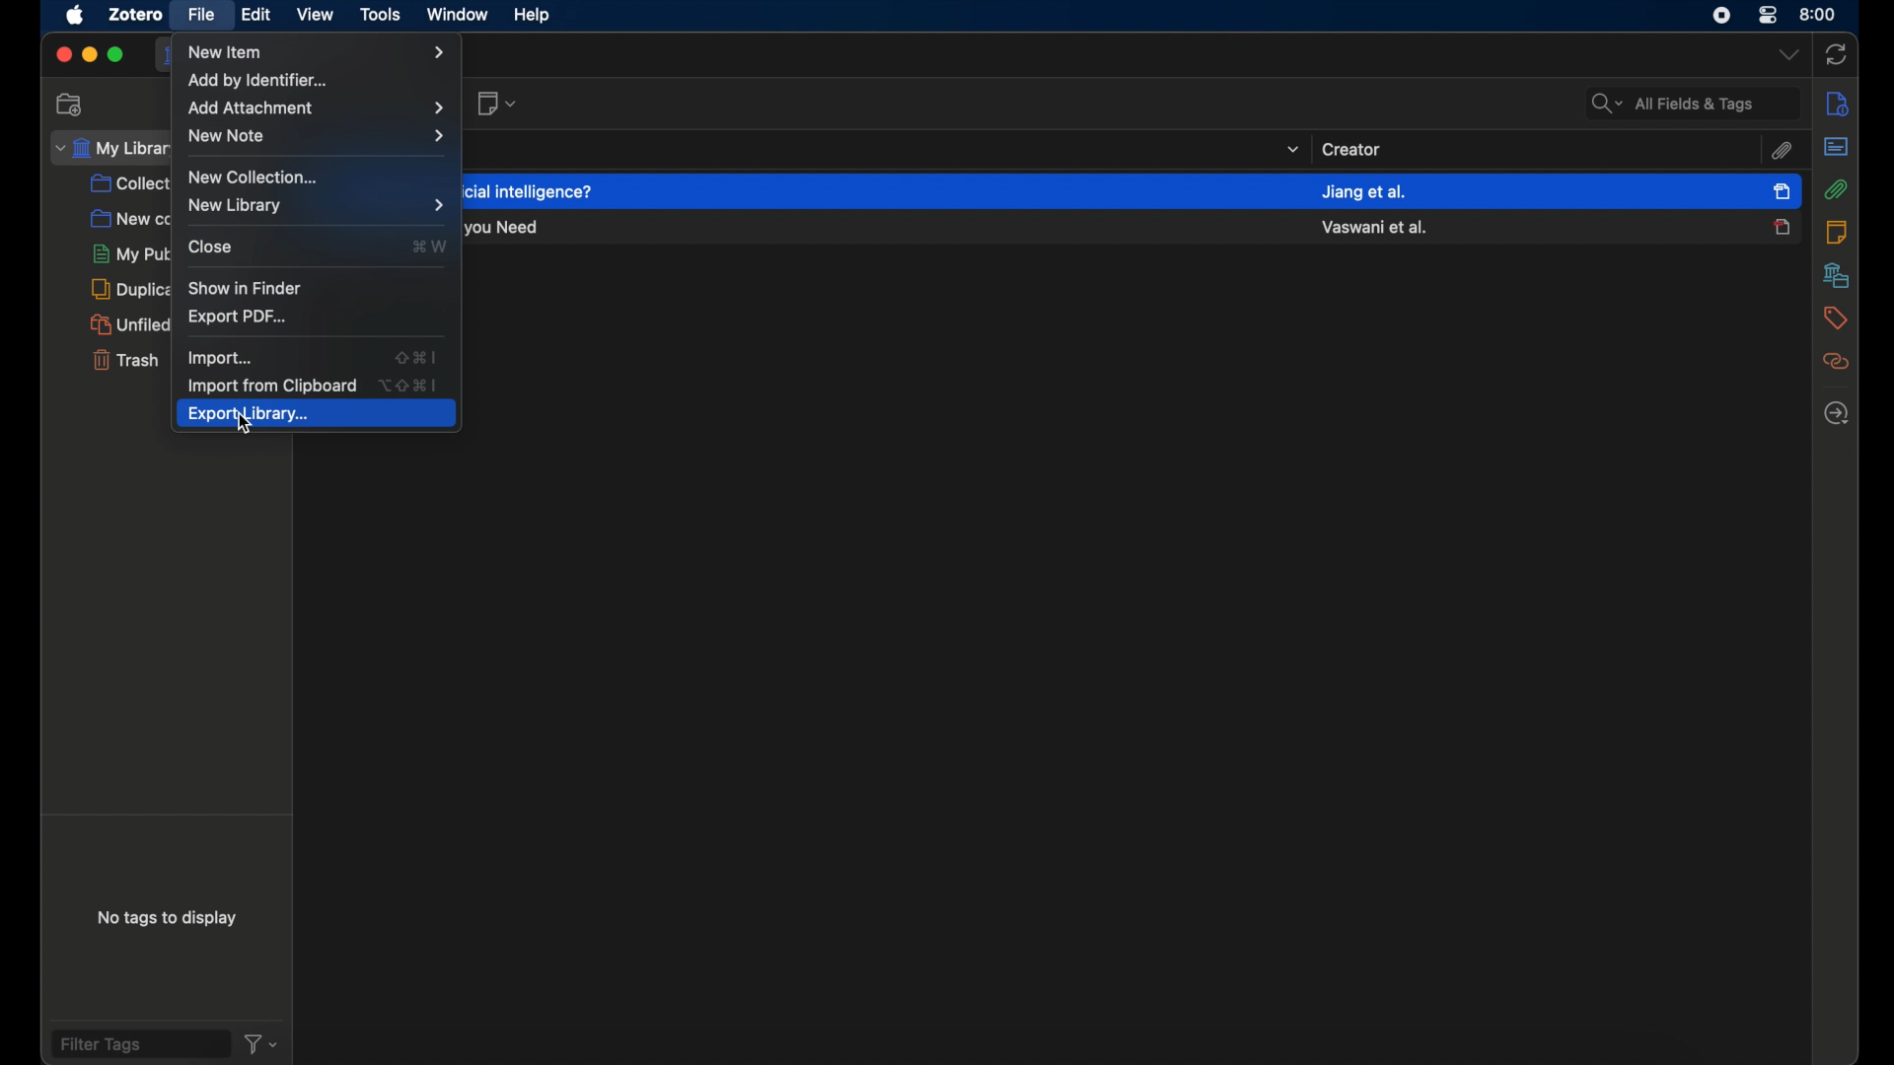  I want to click on export library, so click(317, 415).